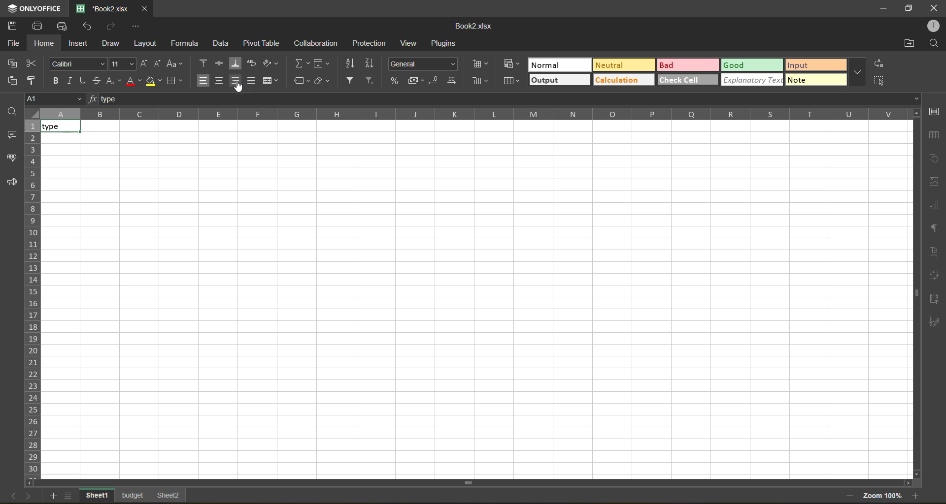 Image resolution: width=946 pixels, height=504 pixels. Describe the element at coordinates (204, 64) in the screenshot. I see `align top` at that location.